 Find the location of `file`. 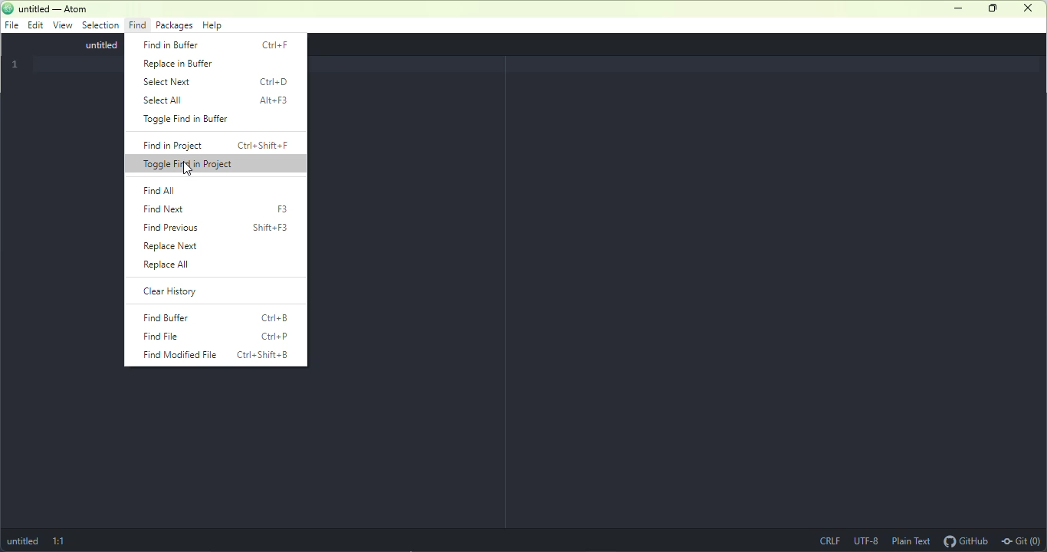

file is located at coordinates (11, 25).